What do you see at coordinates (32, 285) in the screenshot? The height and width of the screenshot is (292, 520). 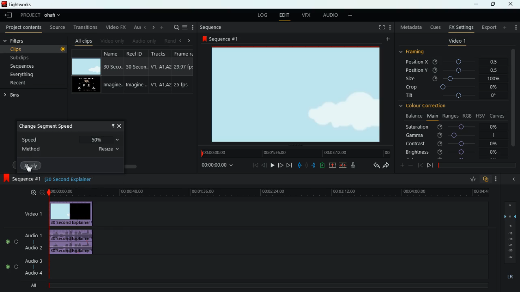 I see `all` at bounding box center [32, 285].